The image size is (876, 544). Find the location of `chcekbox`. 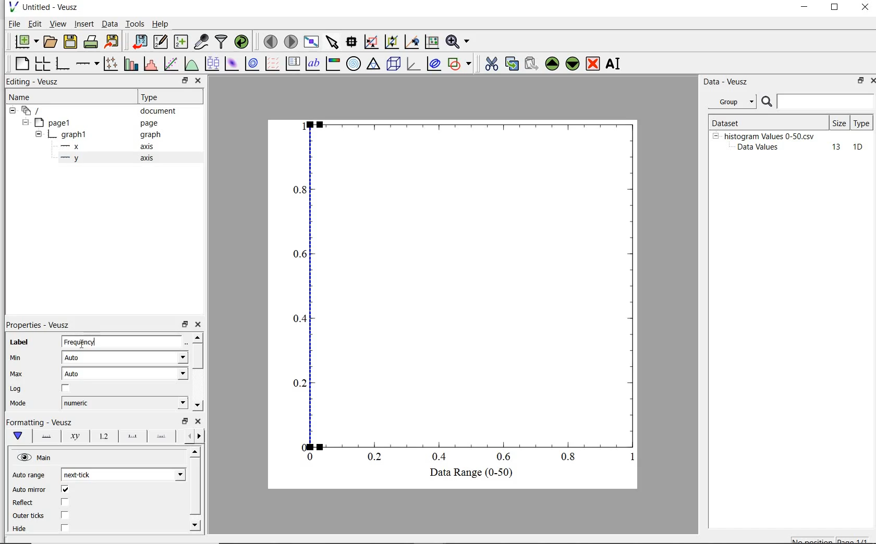

chcekbox is located at coordinates (67, 389).